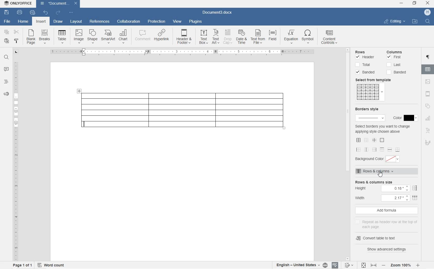 The image size is (434, 269). What do you see at coordinates (215, 37) in the screenshot?
I see `TEXT ART` at bounding box center [215, 37].